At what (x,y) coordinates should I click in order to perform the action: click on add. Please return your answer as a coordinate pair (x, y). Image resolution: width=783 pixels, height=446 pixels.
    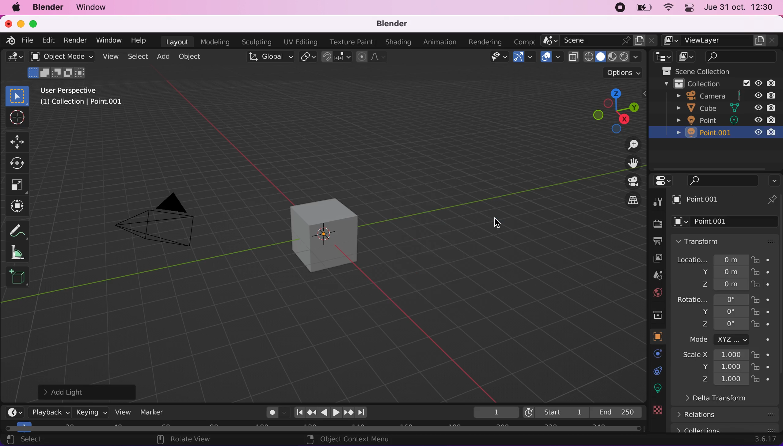
    Looking at the image, I should click on (166, 57).